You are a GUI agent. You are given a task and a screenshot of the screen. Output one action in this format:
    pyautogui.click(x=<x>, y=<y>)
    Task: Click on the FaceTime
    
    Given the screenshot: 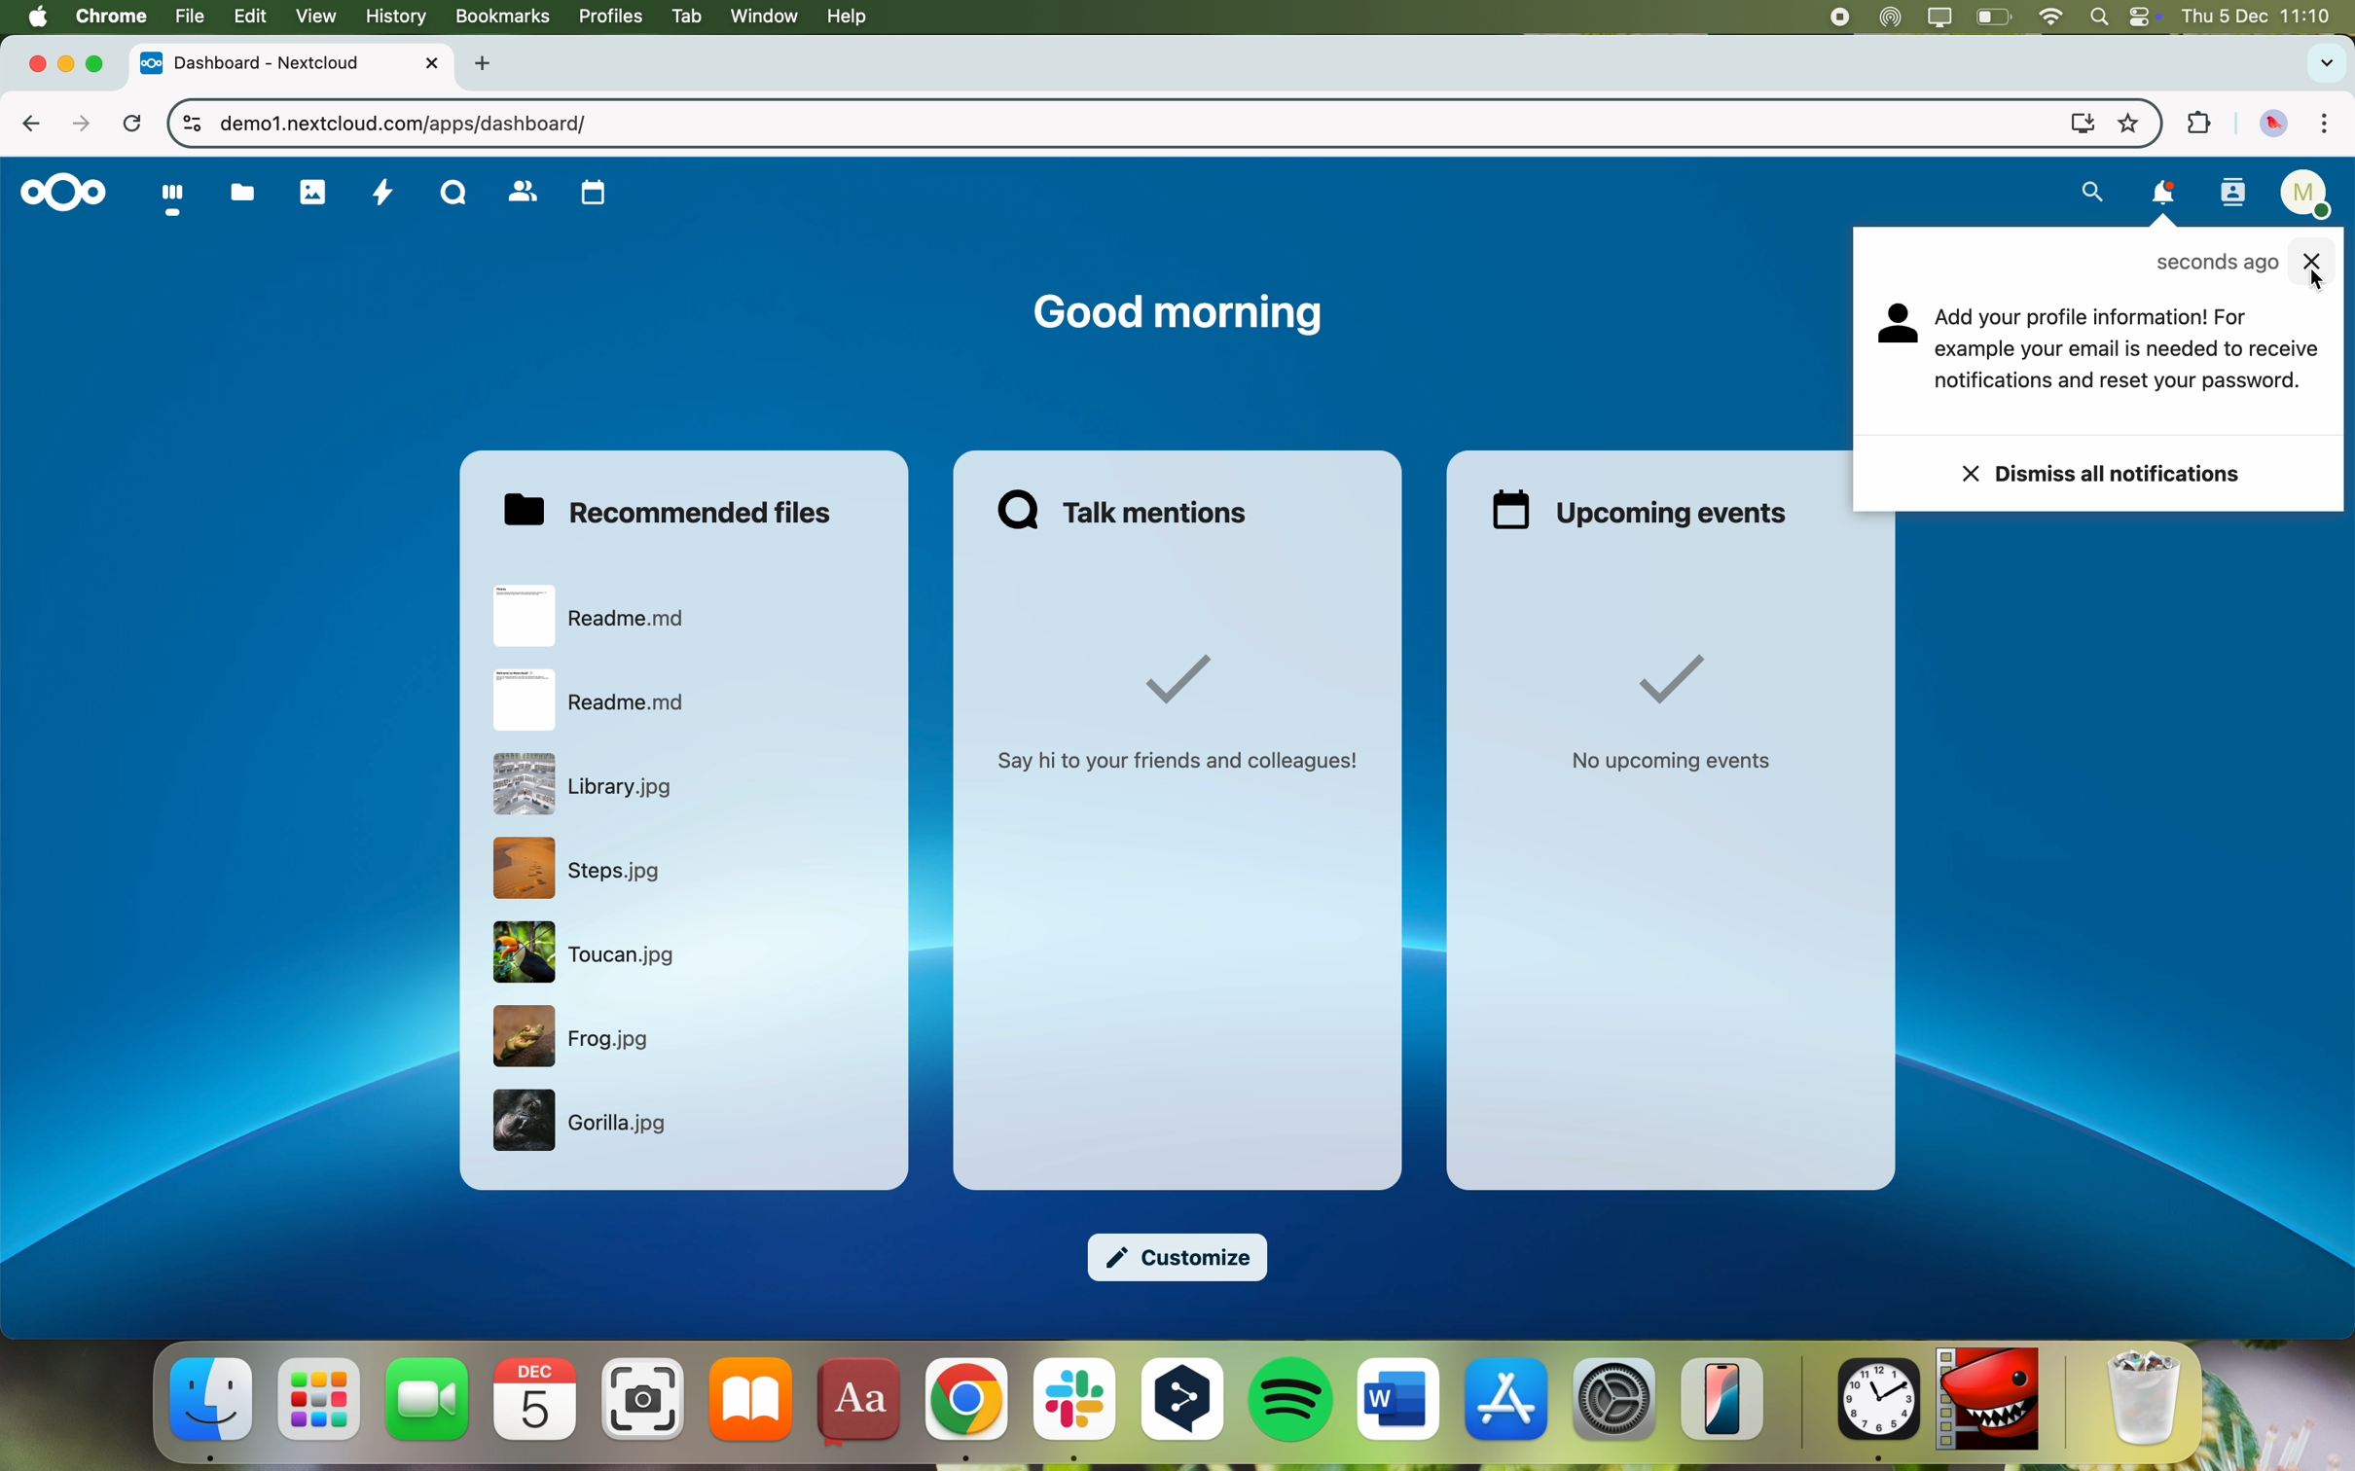 What is the action you would take?
    pyautogui.click(x=429, y=1399)
    